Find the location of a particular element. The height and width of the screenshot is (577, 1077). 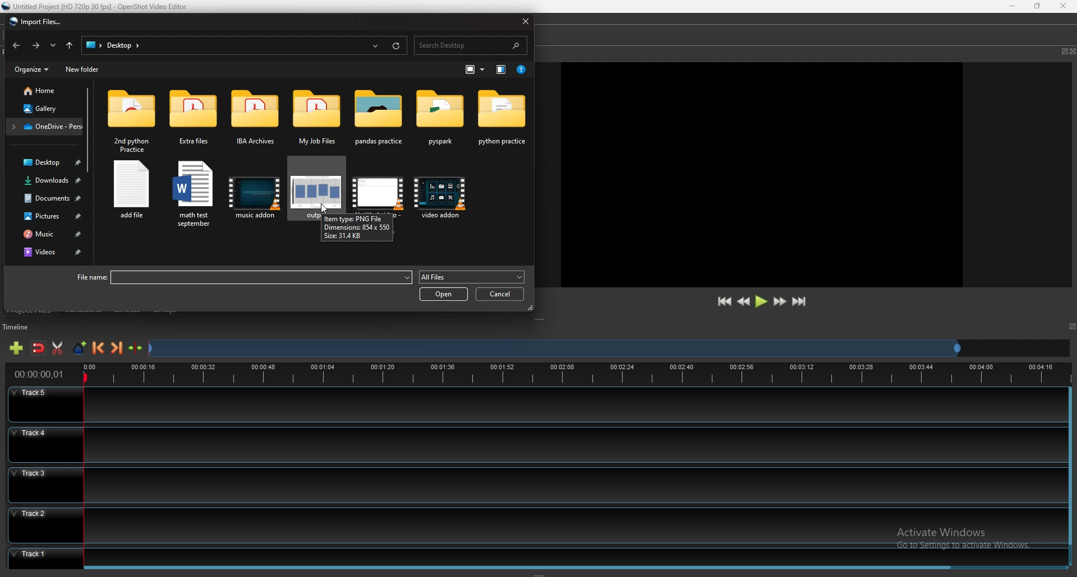

emojis is located at coordinates (165, 309).